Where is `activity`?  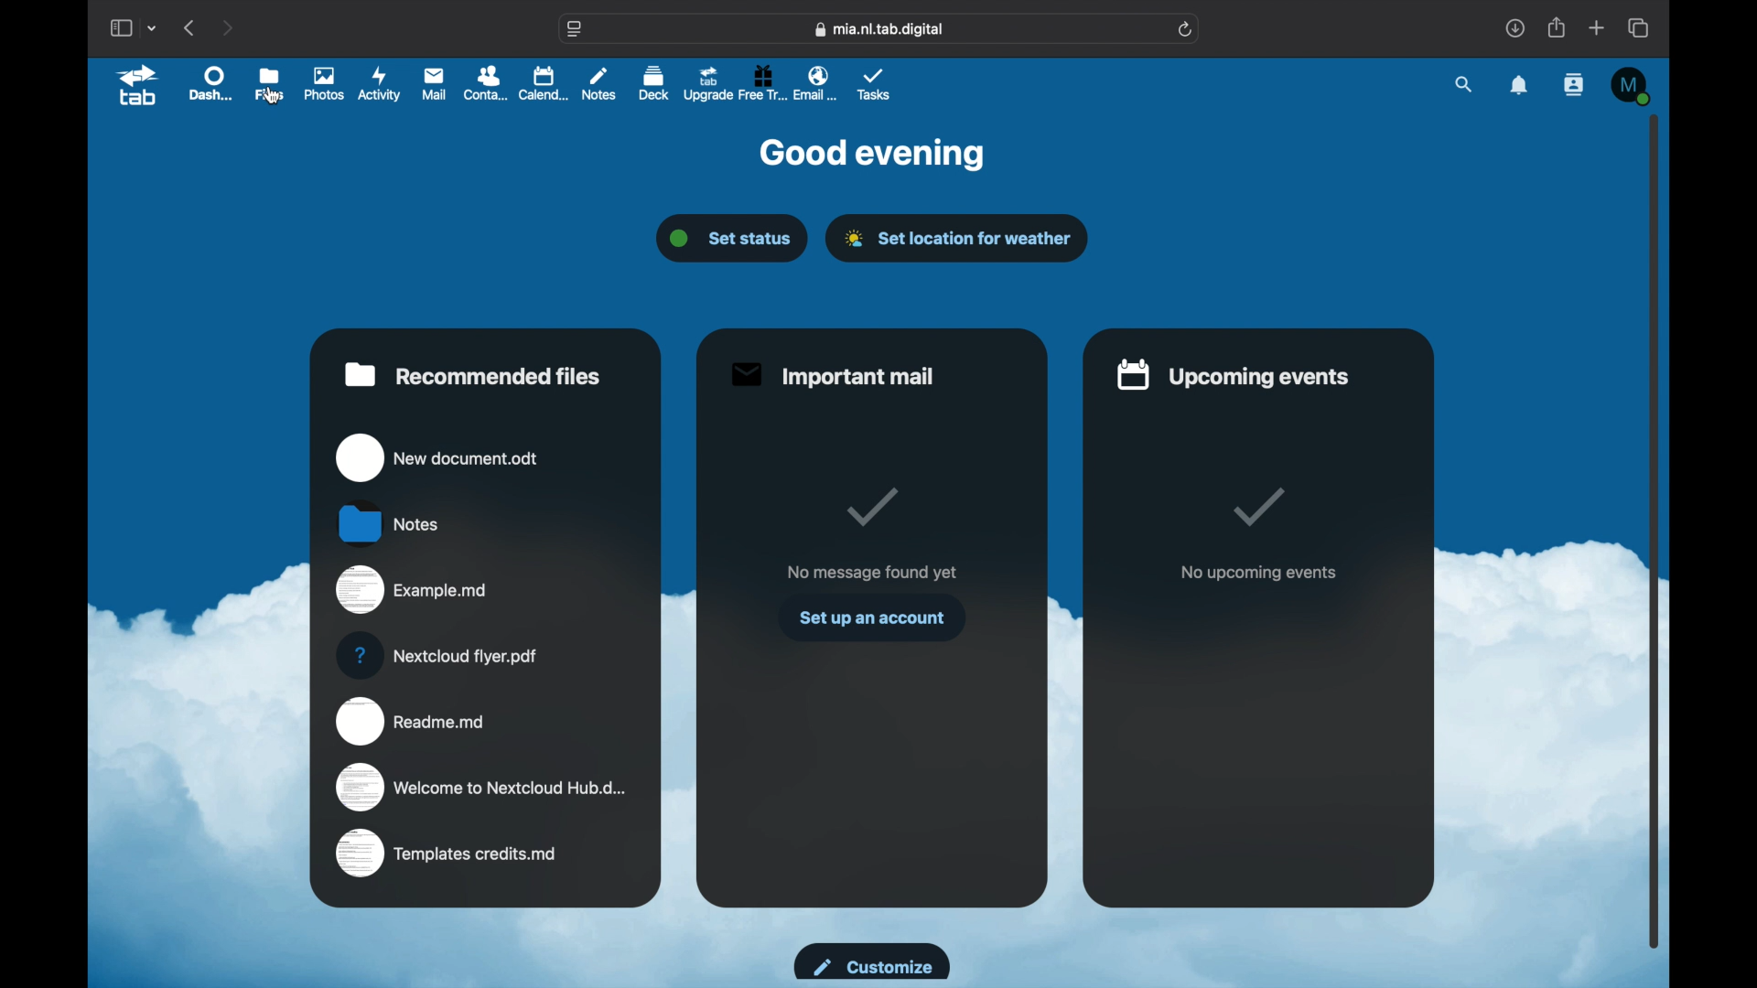 activity is located at coordinates (381, 85).